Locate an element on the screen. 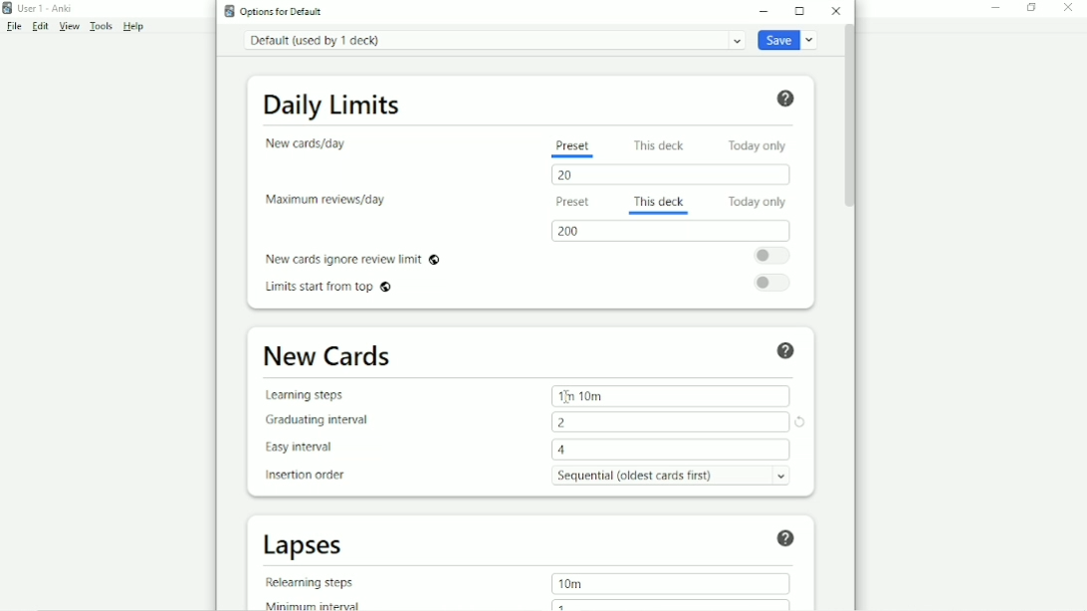  4 is located at coordinates (561, 450).